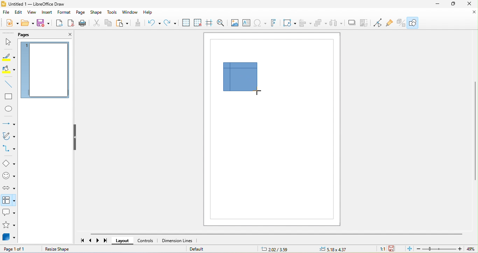 The width and height of the screenshot is (478, 253). What do you see at coordinates (402, 23) in the screenshot?
I see `toggle extrusion` at bounding box center [402, 23].